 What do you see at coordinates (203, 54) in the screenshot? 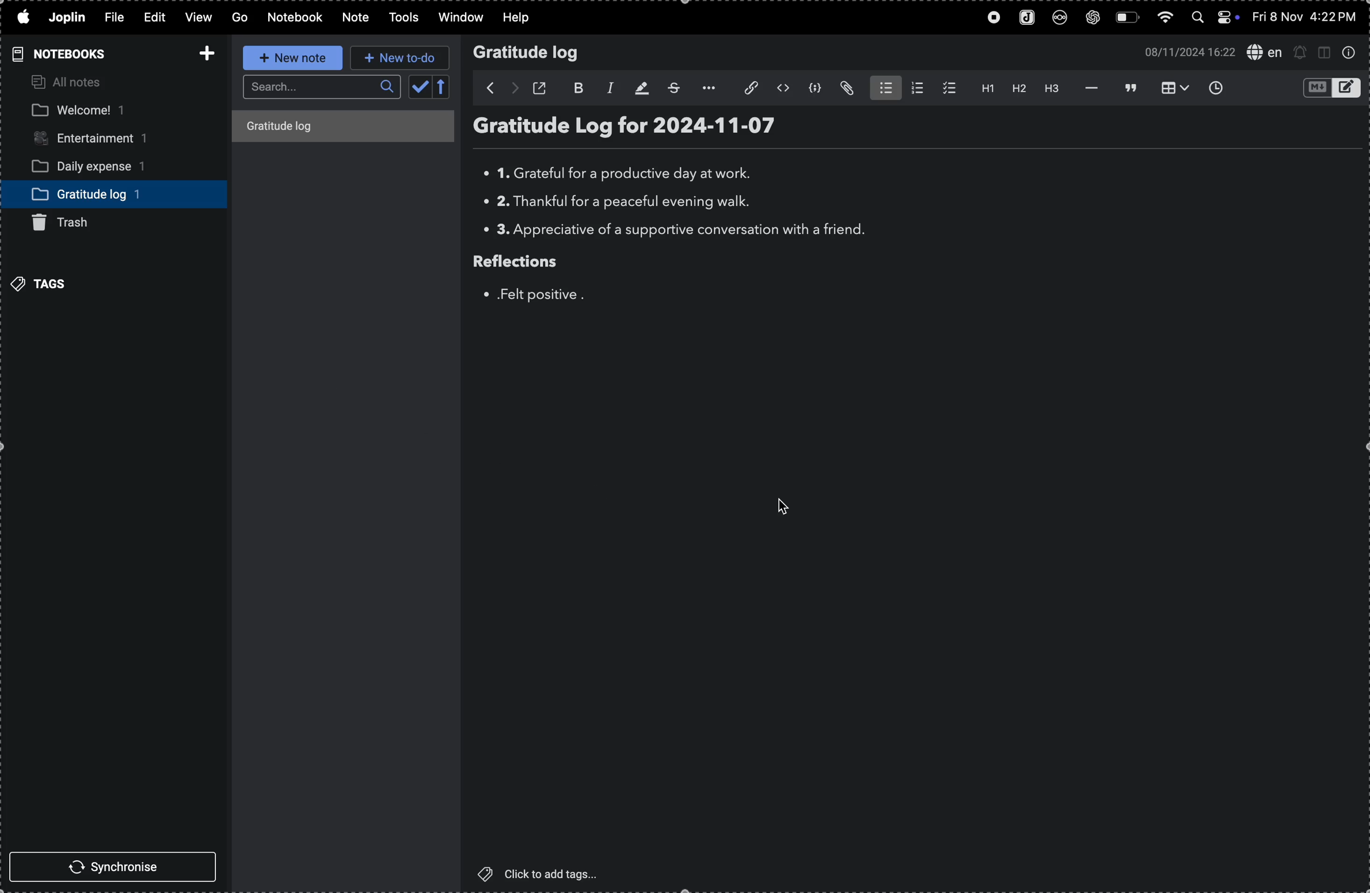
I see `add` at bounding box center [203, 54].